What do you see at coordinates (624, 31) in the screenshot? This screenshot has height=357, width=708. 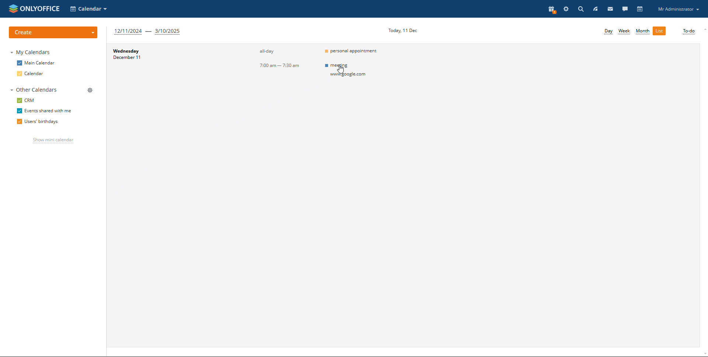 I see `week view` at bounding box center [624, 31].